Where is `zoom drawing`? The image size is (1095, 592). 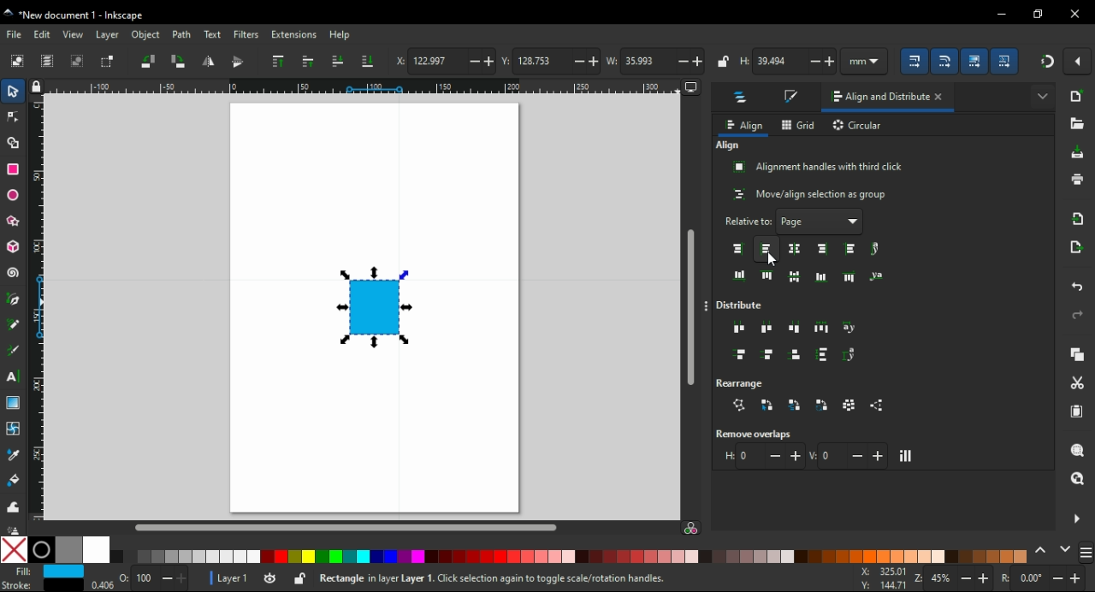 zoom drawing is located at coordinates (1079, 477).